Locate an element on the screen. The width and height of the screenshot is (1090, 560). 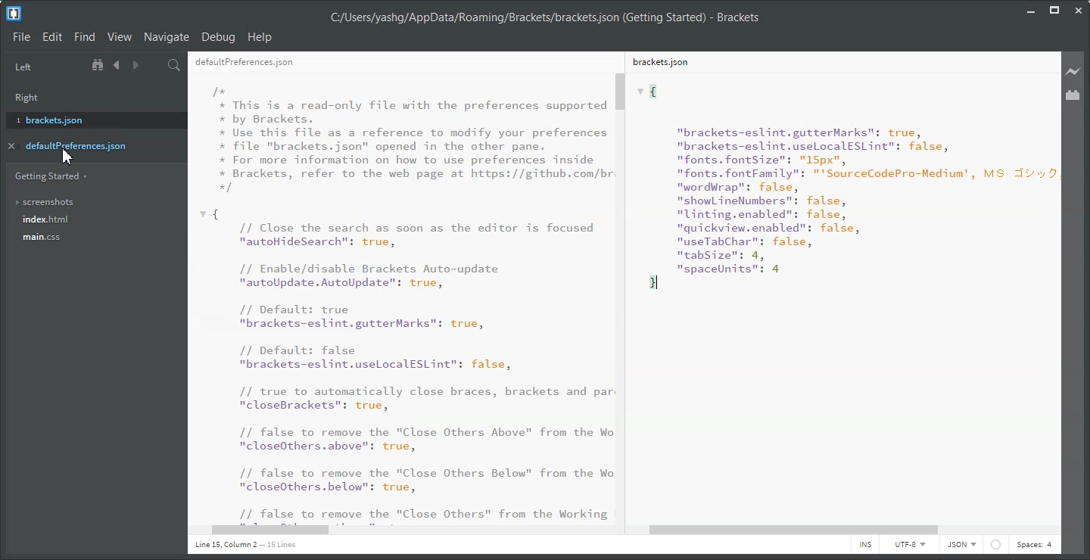
View is located at coordinates (119, 37).